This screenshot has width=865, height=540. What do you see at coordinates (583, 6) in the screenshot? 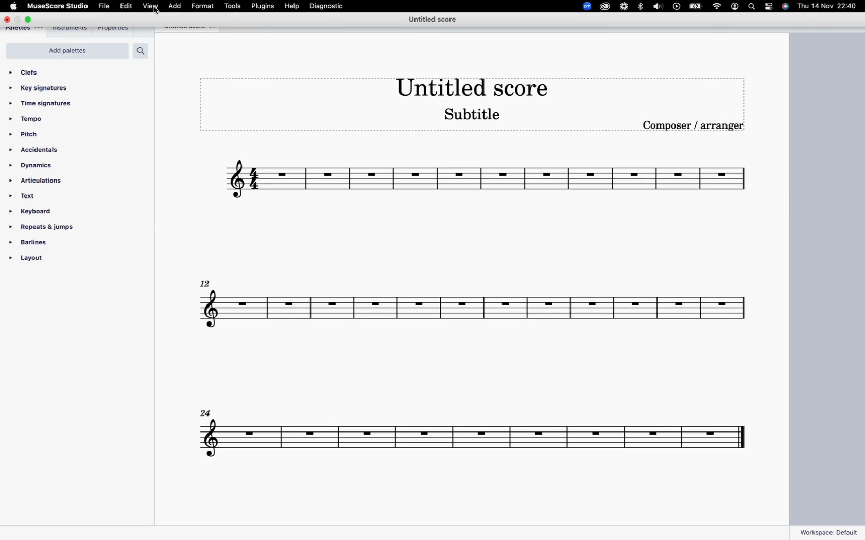
I see `zoom` at bounding box center [583, 6].